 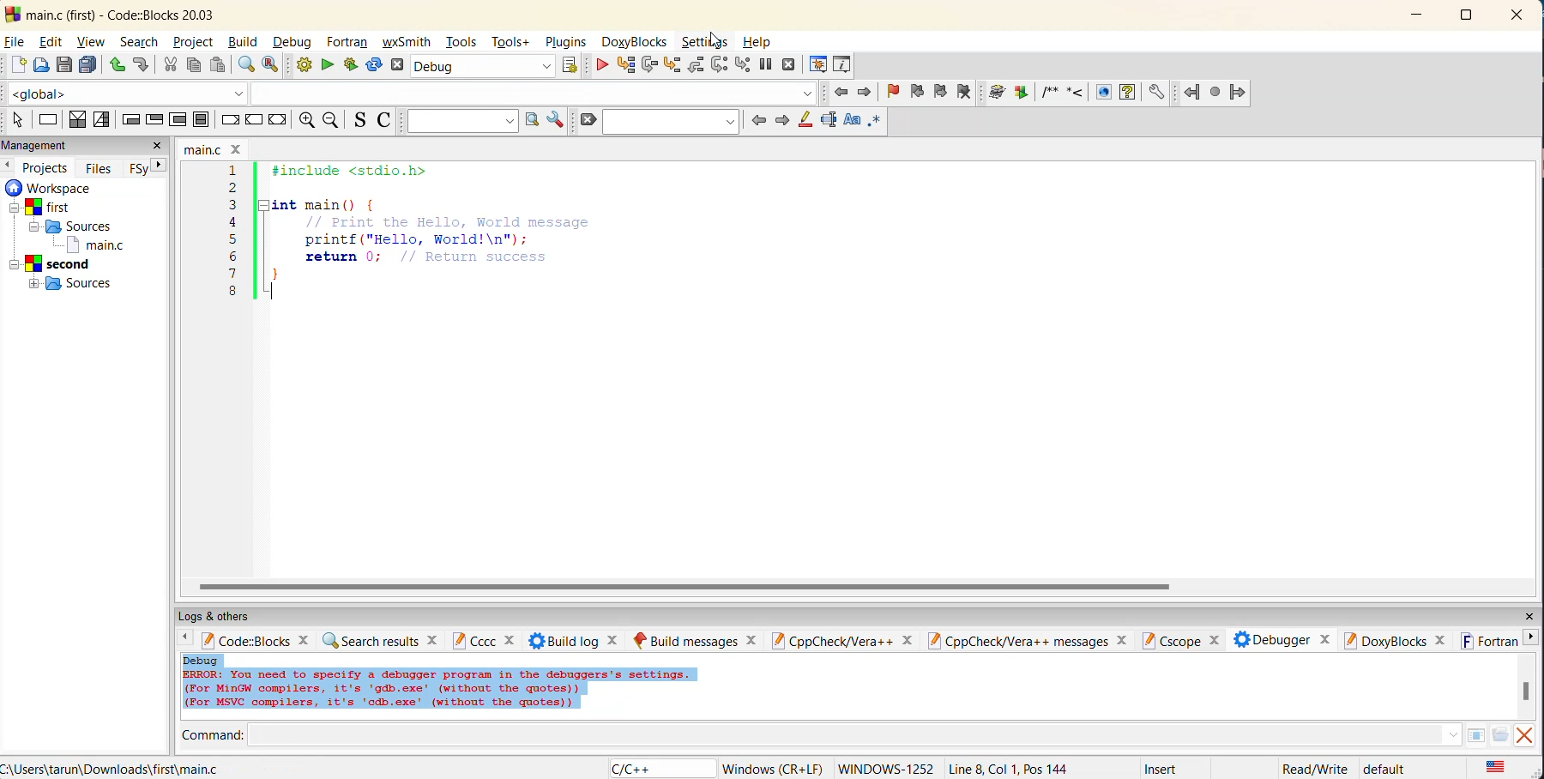 What do you see at coordinates (838, 734) in the screenshot?
I see `command` at bounding box center [838, 734].